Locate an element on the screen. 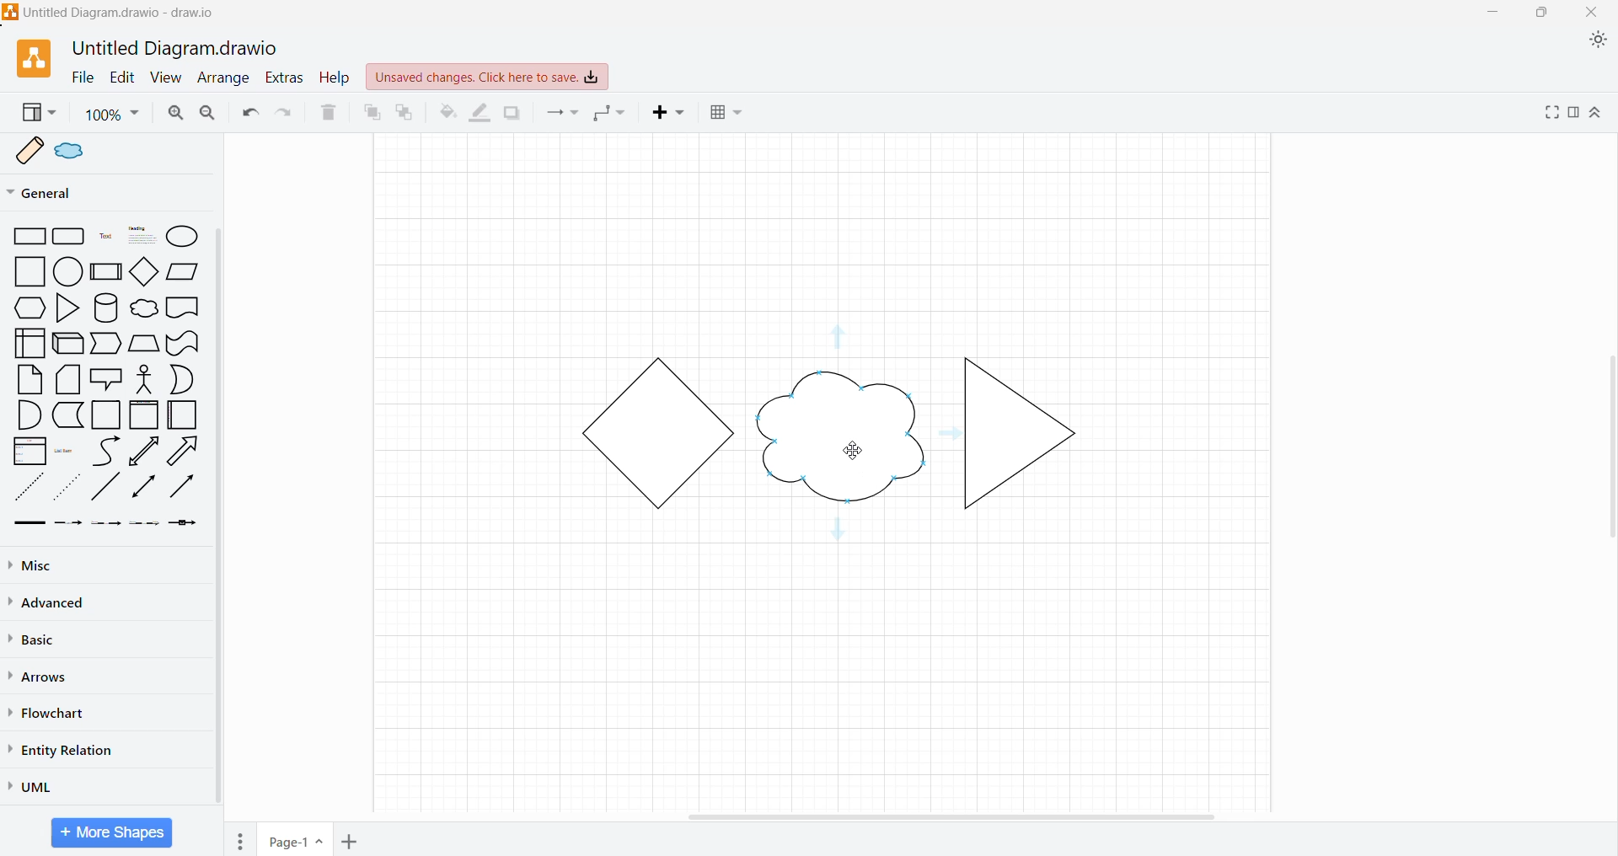  More Shapes is located at coordinates (111, 832).